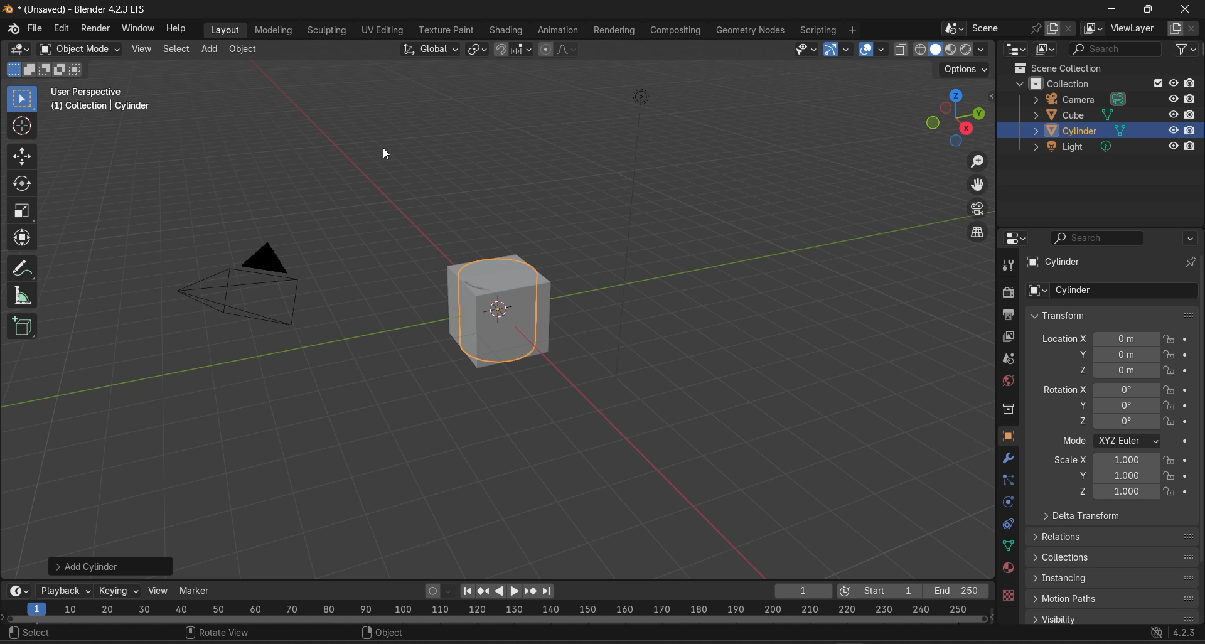  I want to click on view, so click(142, 48).